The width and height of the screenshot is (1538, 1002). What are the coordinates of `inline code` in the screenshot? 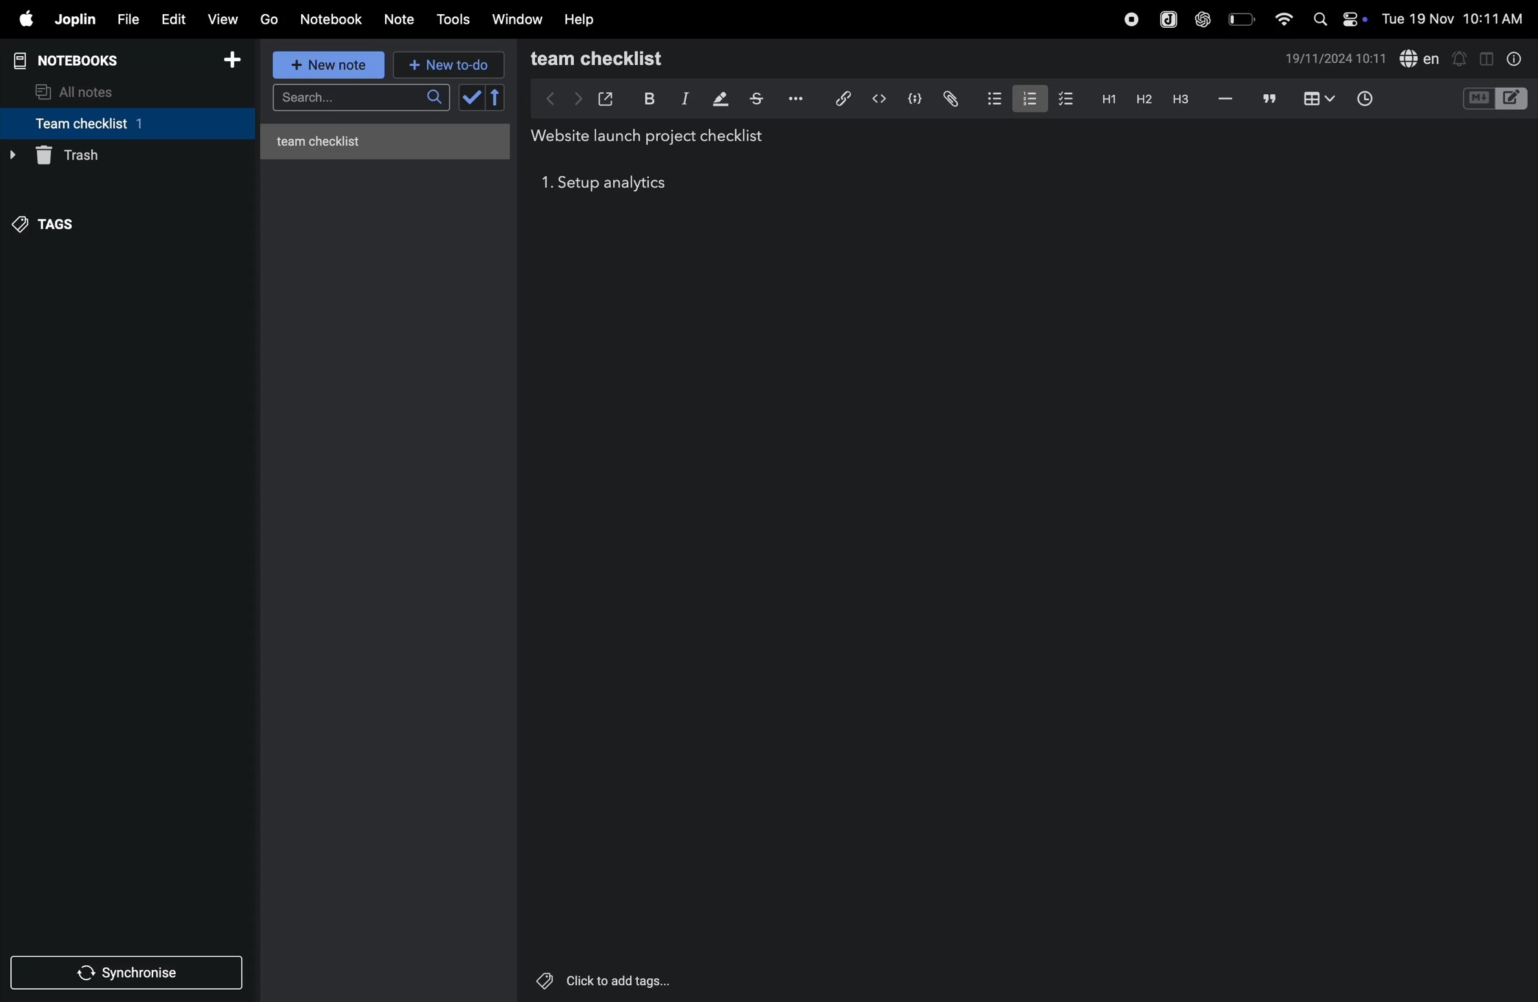 It's located at (879, 99).